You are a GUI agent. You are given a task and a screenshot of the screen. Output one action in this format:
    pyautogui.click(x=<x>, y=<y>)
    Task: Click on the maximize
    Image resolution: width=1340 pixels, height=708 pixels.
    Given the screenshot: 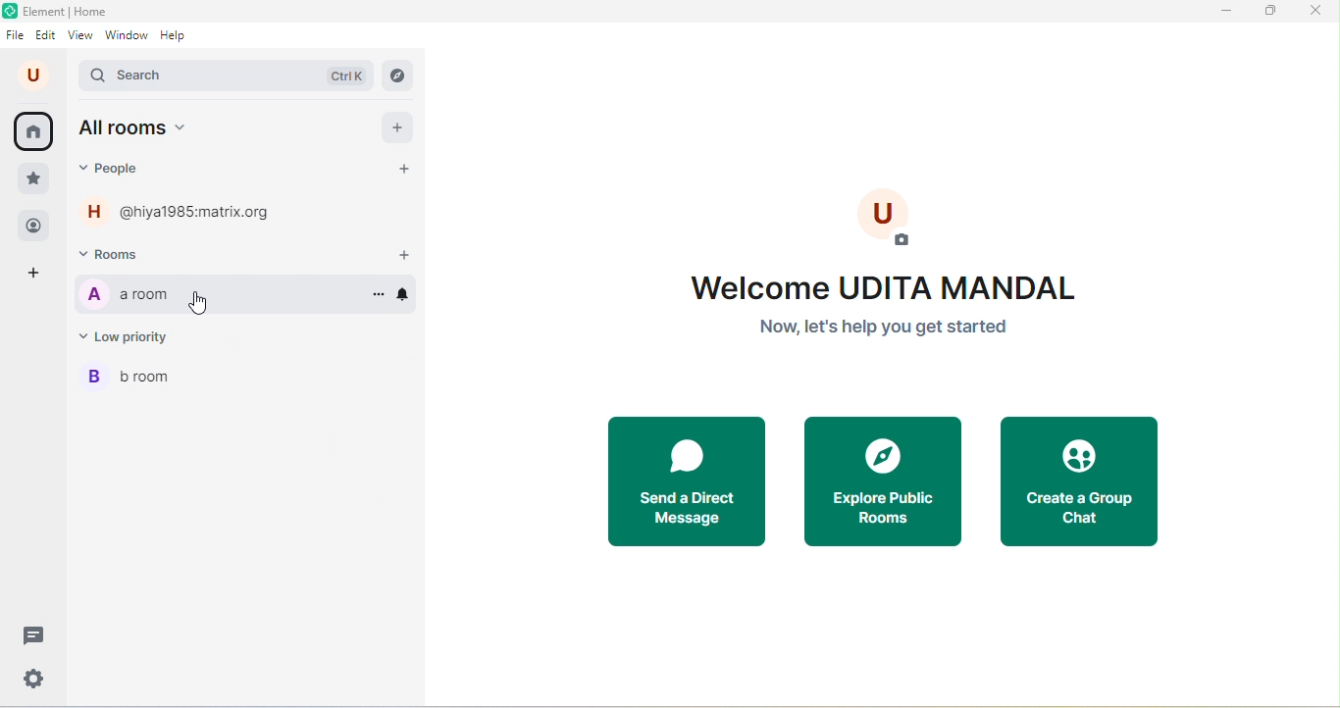 What is the action you would take?
    pyautogui.click(x=1265, y=11)
    